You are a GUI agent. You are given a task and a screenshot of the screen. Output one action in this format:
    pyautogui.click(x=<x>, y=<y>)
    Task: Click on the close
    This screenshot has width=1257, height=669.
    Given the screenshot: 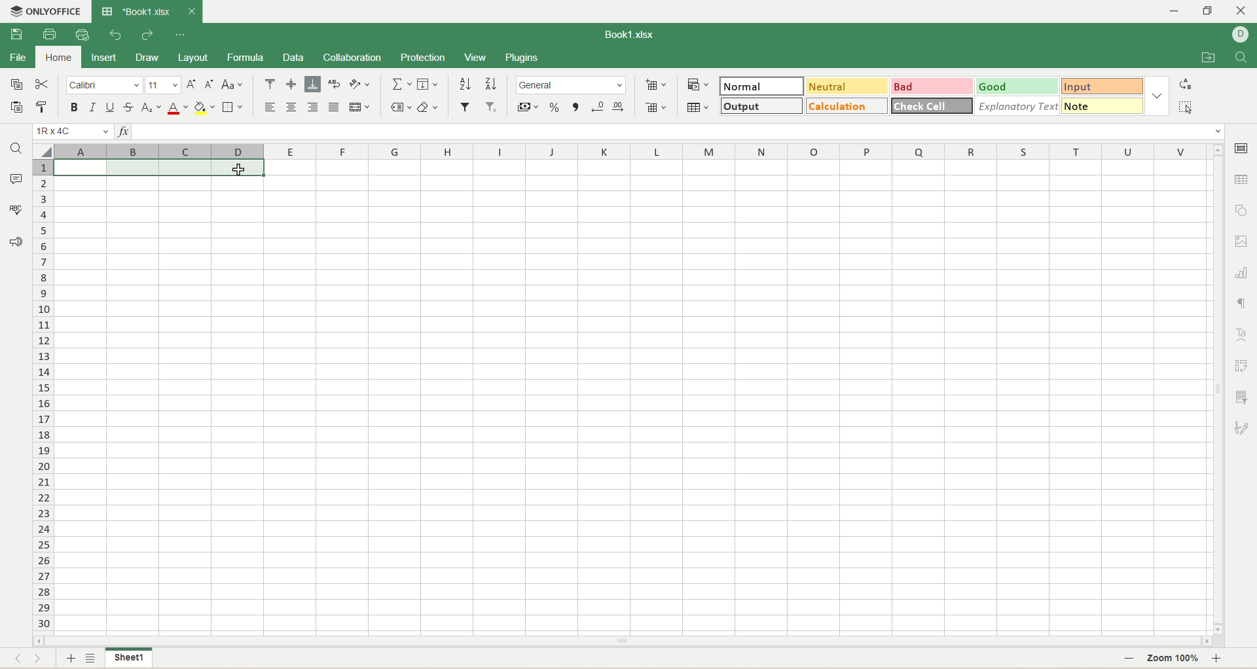 What is the action you would take?
    pyautogui.click(x=1243, y=10)
    